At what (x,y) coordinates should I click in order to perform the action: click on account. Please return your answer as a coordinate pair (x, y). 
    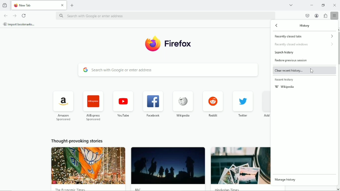
    Looking at the image, I should click on (316, 16).